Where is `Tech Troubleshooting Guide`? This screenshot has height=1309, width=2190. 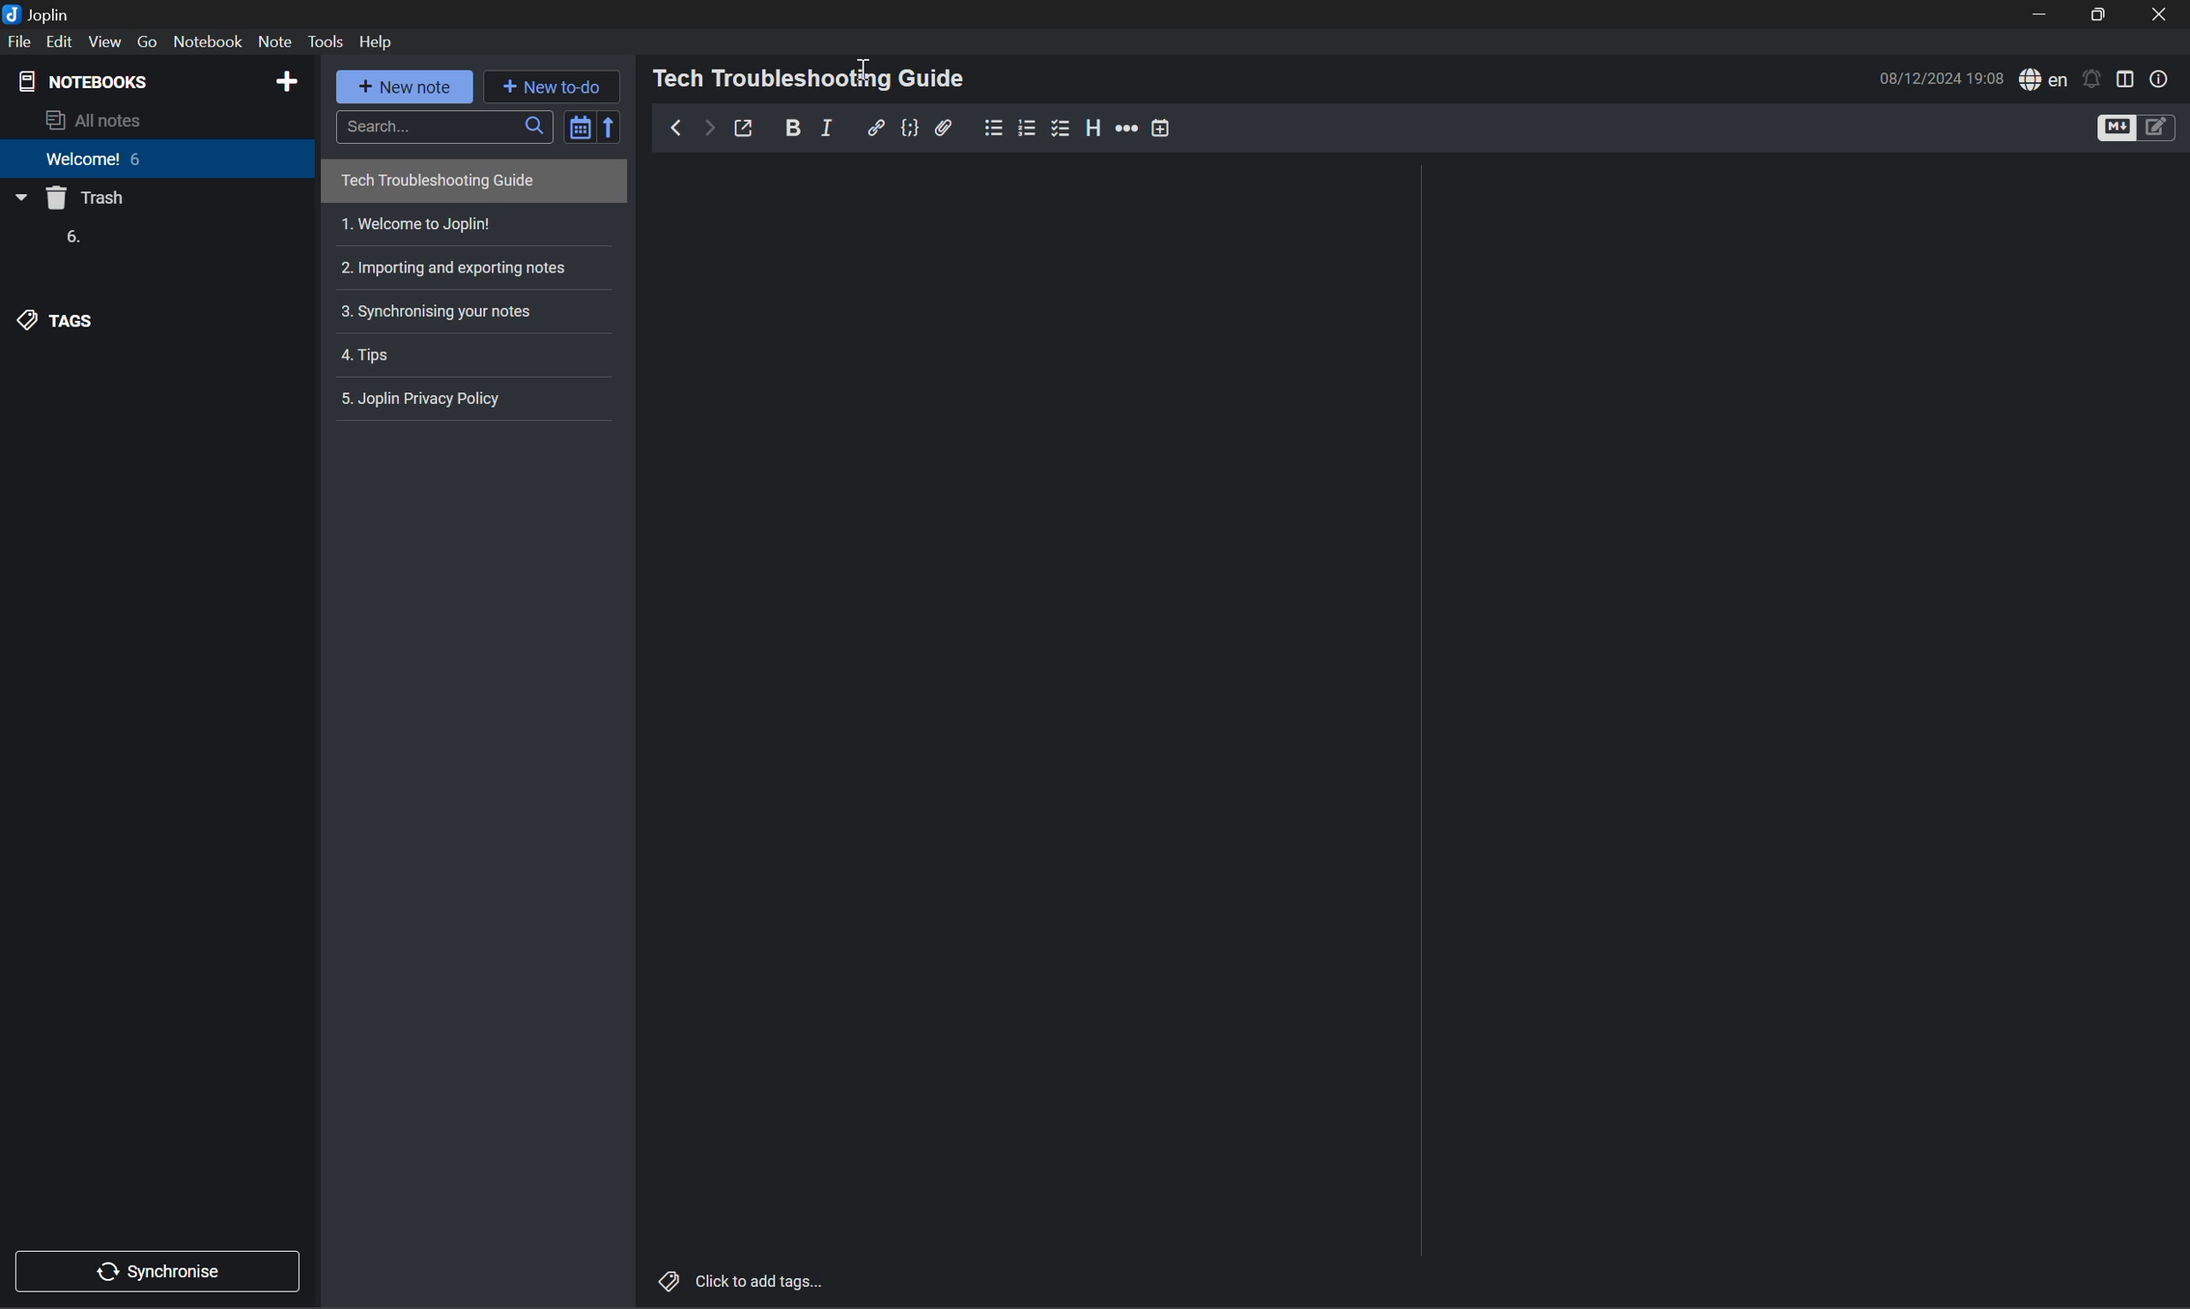 Tech Troubleshooting Guide is located at coordinates (437, 183).